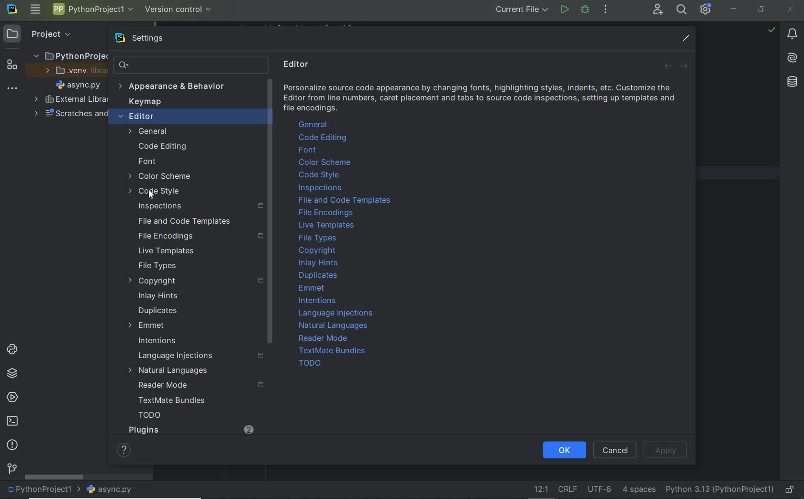  Describe the element at coordinates (158, 296) in the screenshot. I see `Inlay Hints` at that location.